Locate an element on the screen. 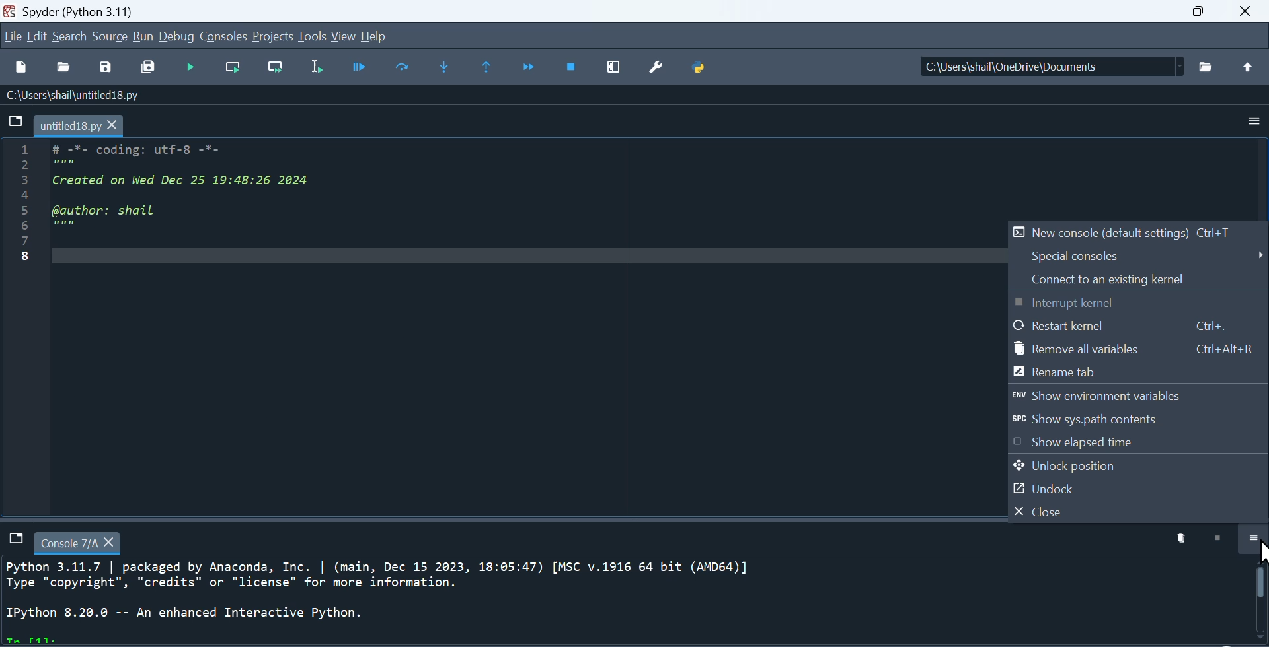 This screenshot has width=1269, height=647. more options is located at coordinates (1253, 122).